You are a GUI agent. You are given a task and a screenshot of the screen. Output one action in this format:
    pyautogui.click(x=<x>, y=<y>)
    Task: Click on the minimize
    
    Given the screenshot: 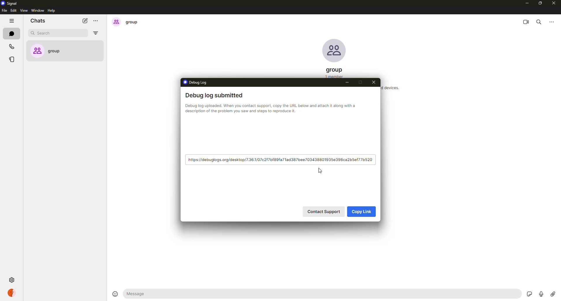 What is the action you would take?
    pyautogui.click(x=347, y=83)
    